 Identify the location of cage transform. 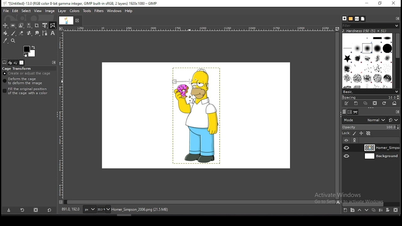
(53, 25).